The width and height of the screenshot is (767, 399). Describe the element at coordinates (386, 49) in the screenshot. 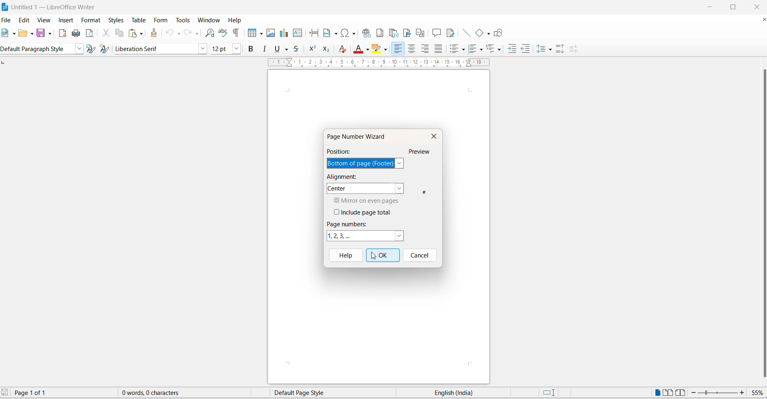

I see `character highlighting options` at that location.